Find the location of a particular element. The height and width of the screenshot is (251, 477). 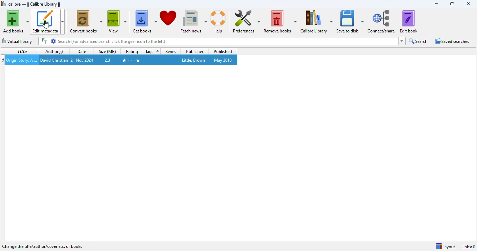

close is located at coordinates (469, 3).